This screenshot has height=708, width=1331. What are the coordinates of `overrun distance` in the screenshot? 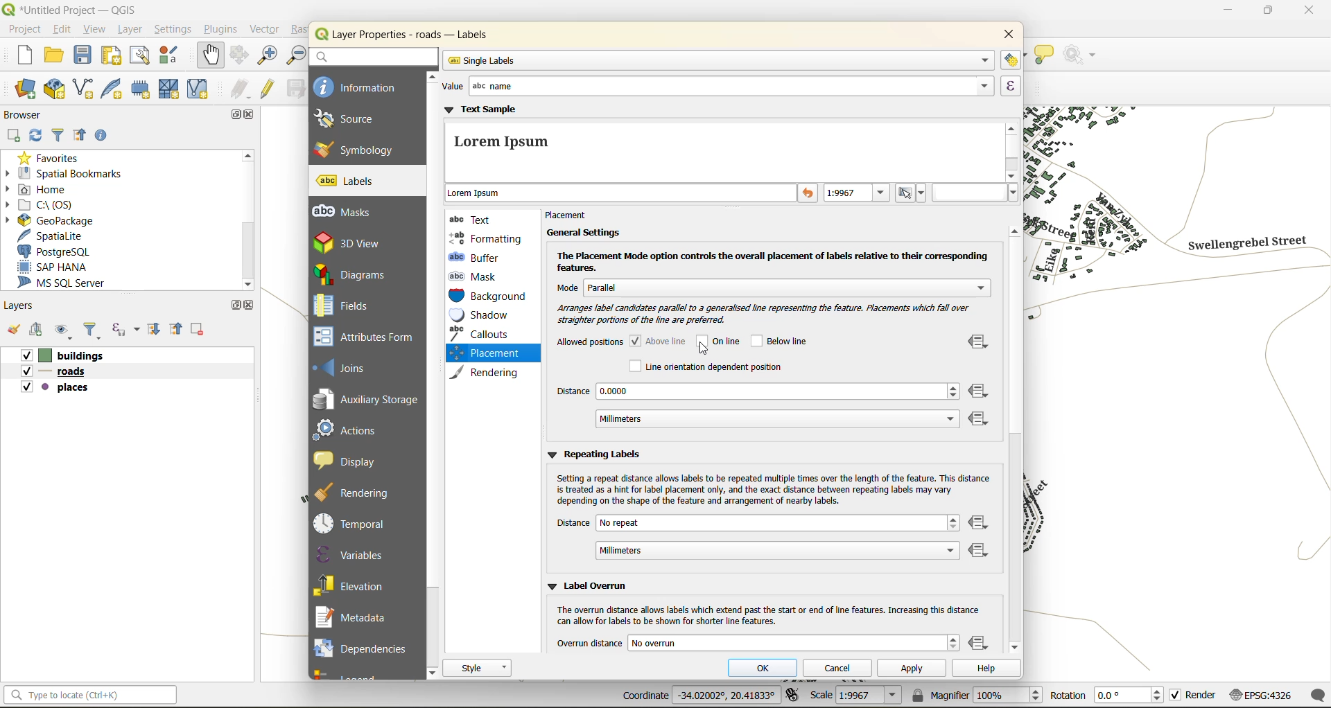 It's located at (757, 642).